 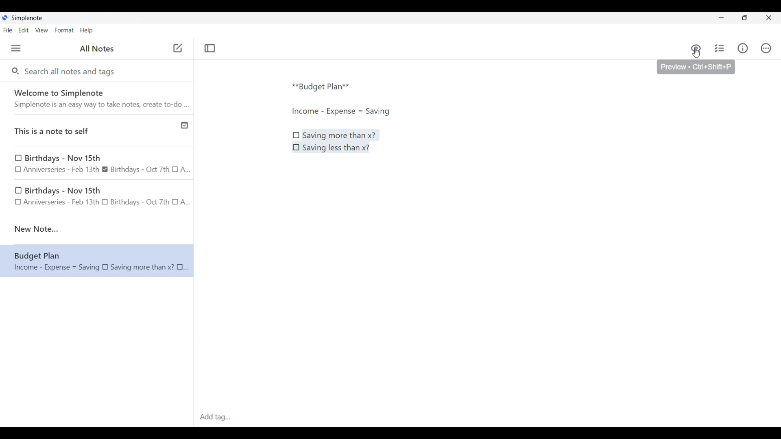 What do you see at coordinates (72, 71) in the screenshot?
I see `Search all notes and tags` at bounding box center [72, 71].